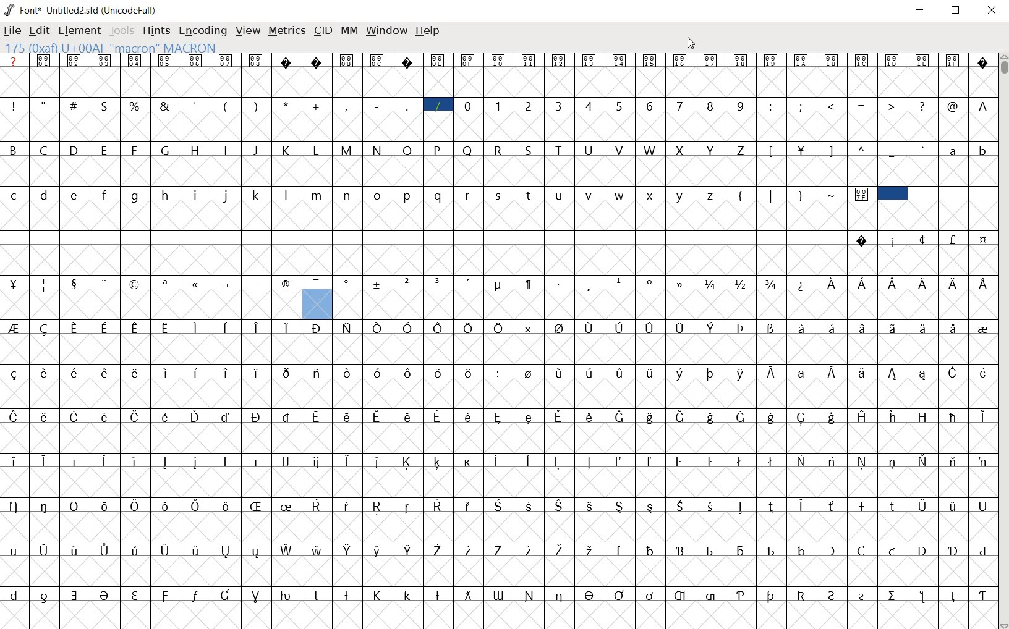  What do you see at coordinates (712, 373) in the screenshot?
I see `Symbol` at bounding box center [712, 373].